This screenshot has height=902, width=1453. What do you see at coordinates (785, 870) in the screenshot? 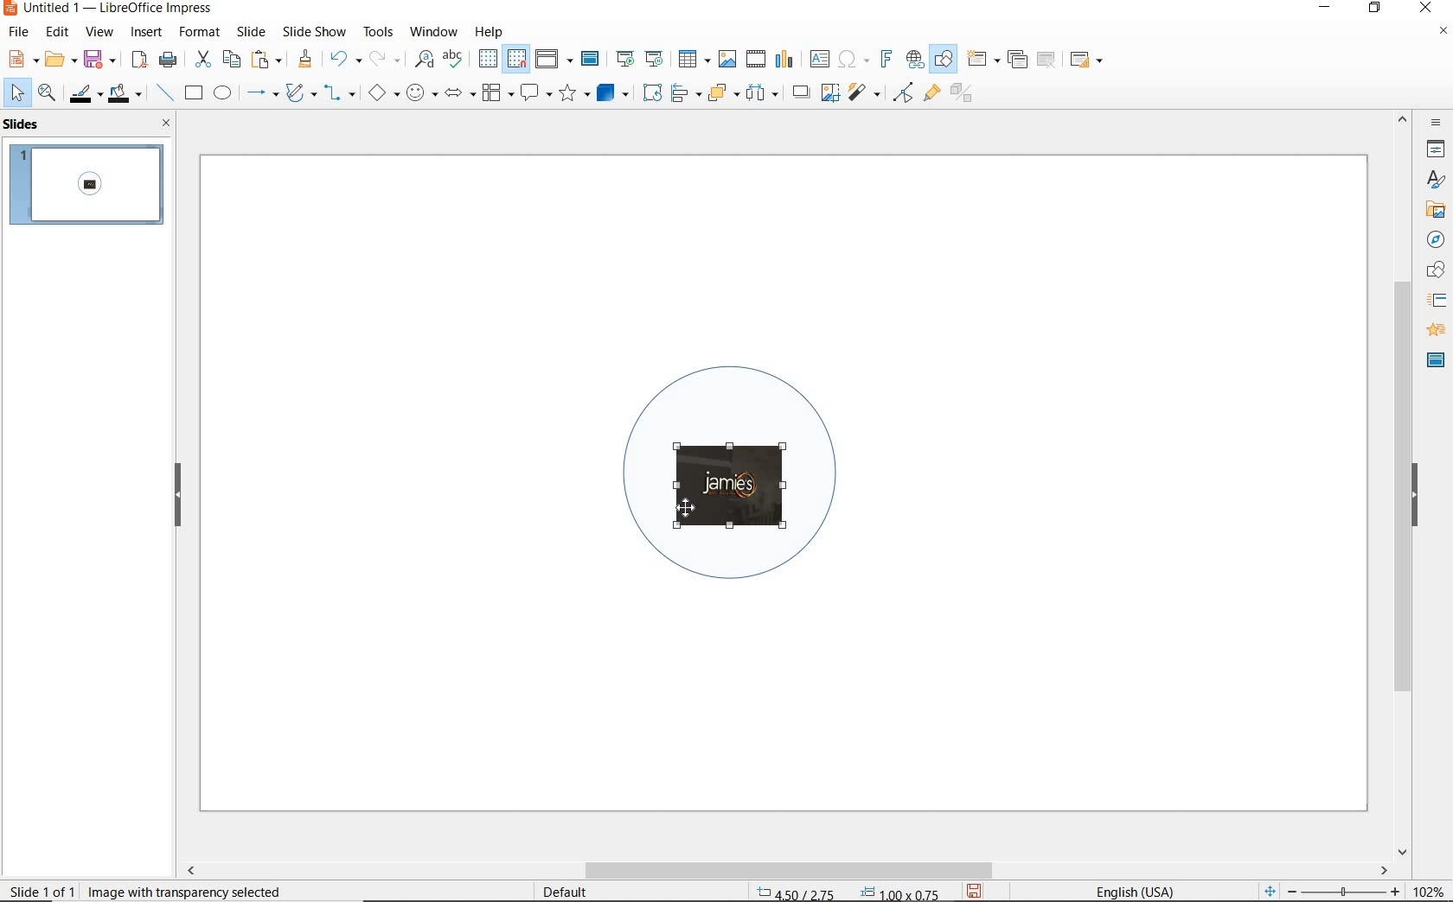
I see `scrollbar` at bounding box center [785, 870].